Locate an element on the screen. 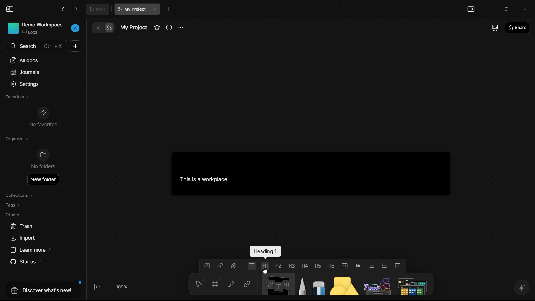 The height and width of the screenshot is (301, 535). ai assistant is located at coordinates (521, 288).